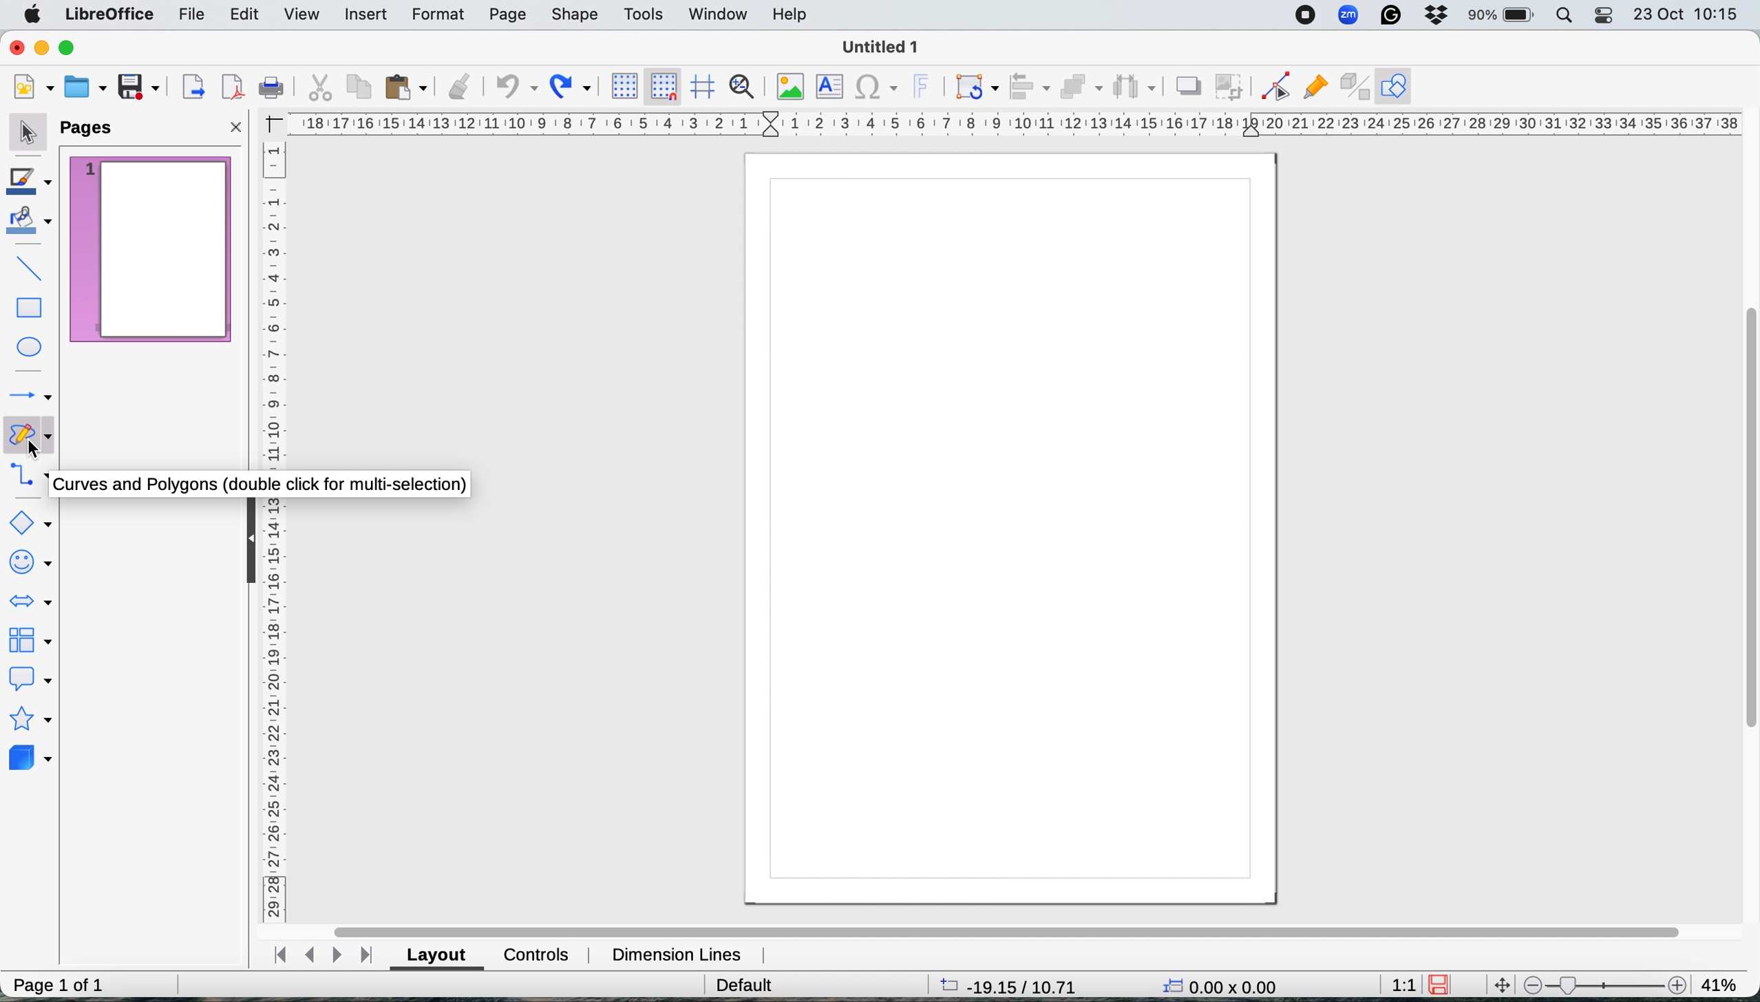 This screenshot has width=1760, height=1002. I want to click on x y coordinates, so click(1224, 985).